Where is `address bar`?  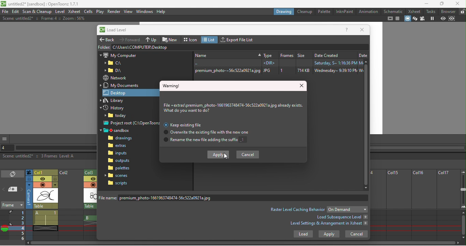 address bar is located at coordinates (240, 47).